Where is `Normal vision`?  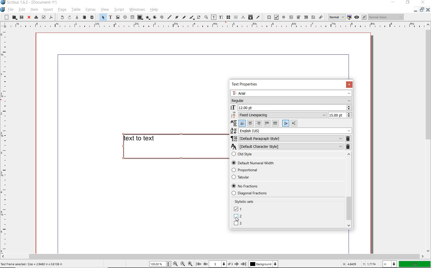
Normal vision is located at coordinates (386, 17).